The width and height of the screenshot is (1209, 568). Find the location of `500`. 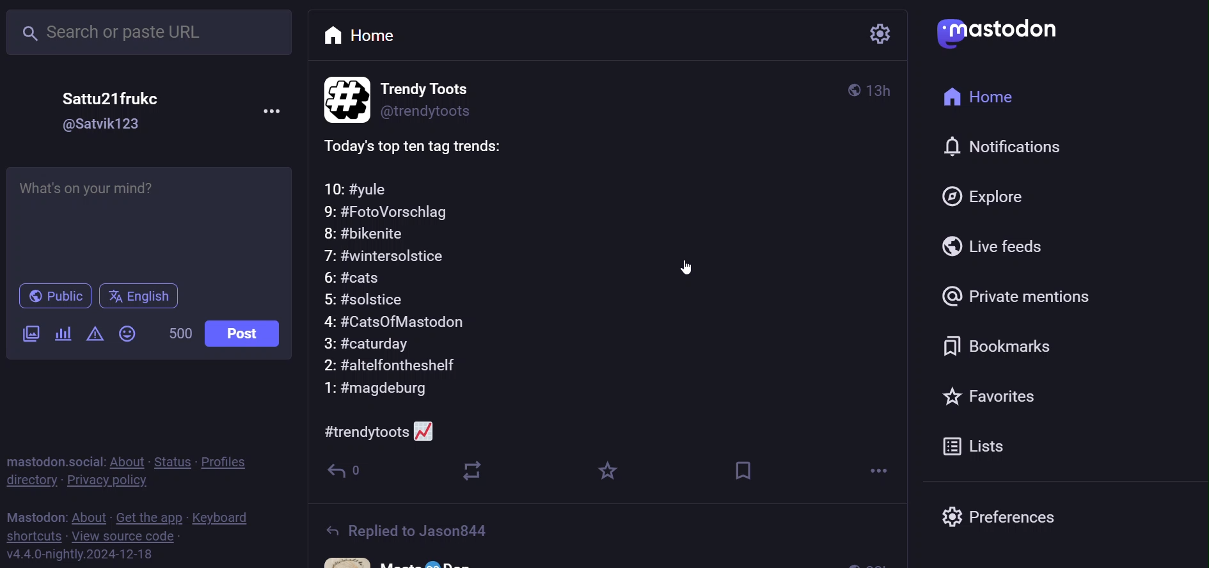

500 is located at coordinates (180, 332).